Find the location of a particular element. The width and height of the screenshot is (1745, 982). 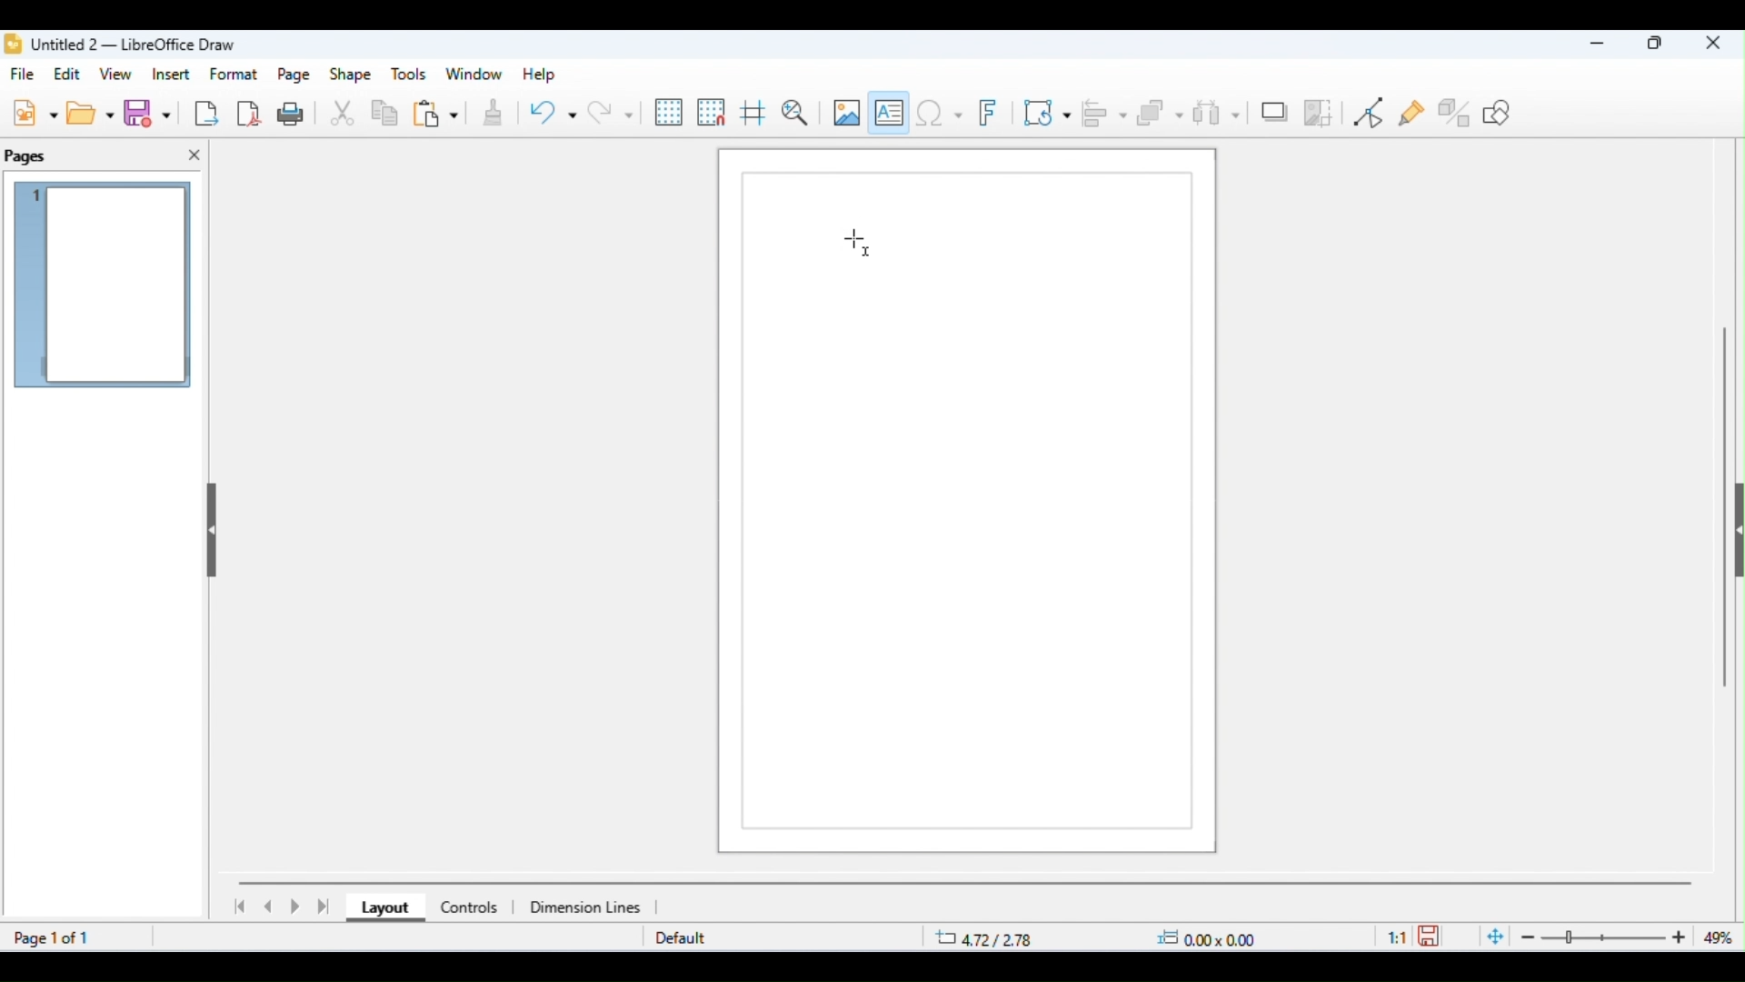

page is located at coordinates (295, 75).